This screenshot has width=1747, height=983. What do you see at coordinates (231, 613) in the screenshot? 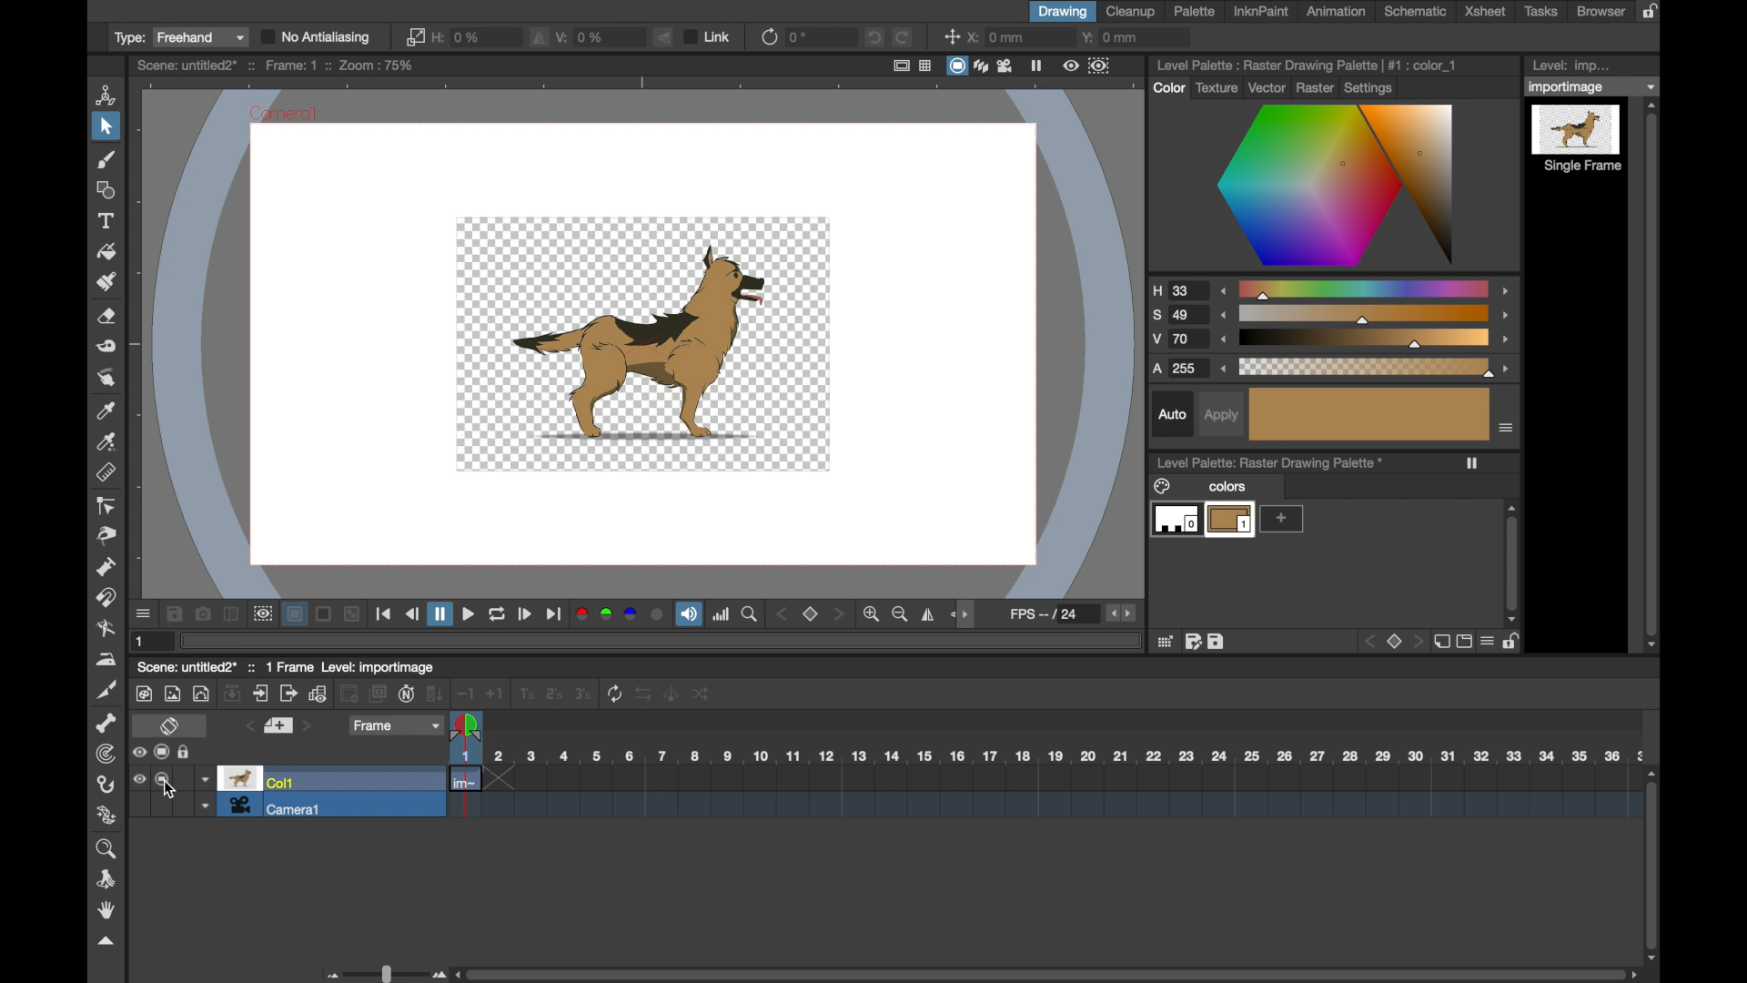
I see `compare to snapshot` at bounding box center [231, 613].